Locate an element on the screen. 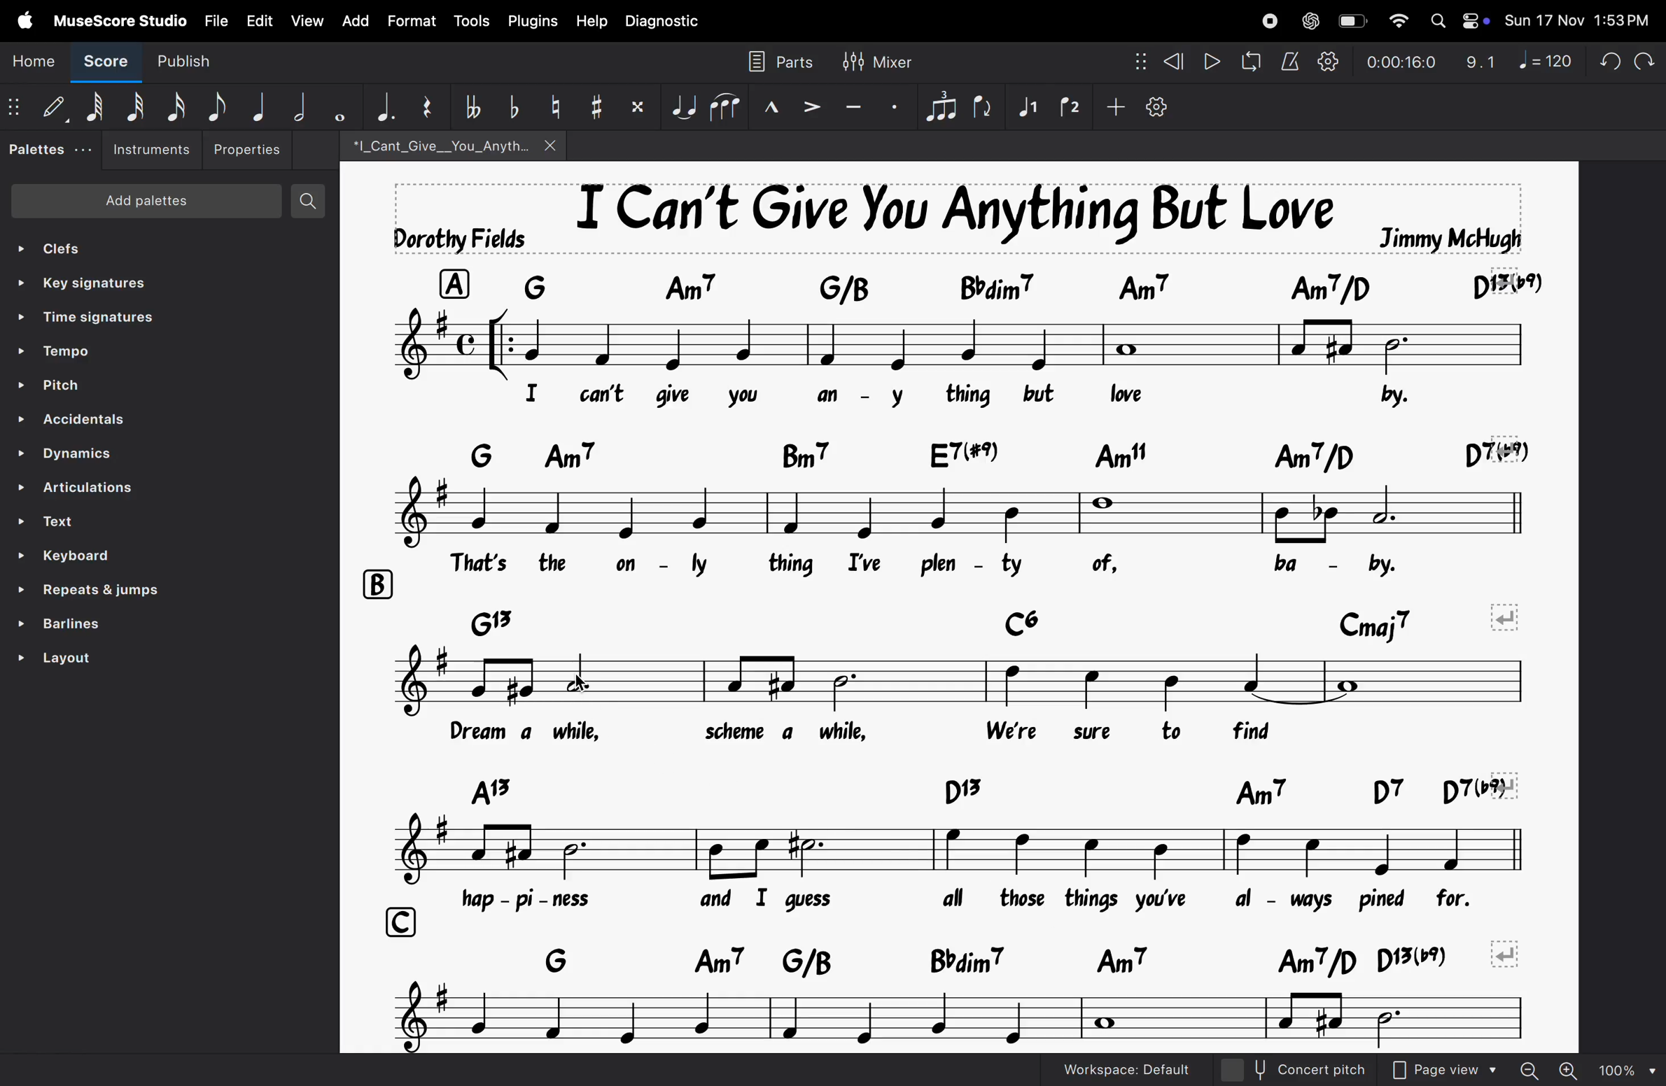 This screenshot has height=1086, width=1666. redo is located at coordinates (1646, 56).